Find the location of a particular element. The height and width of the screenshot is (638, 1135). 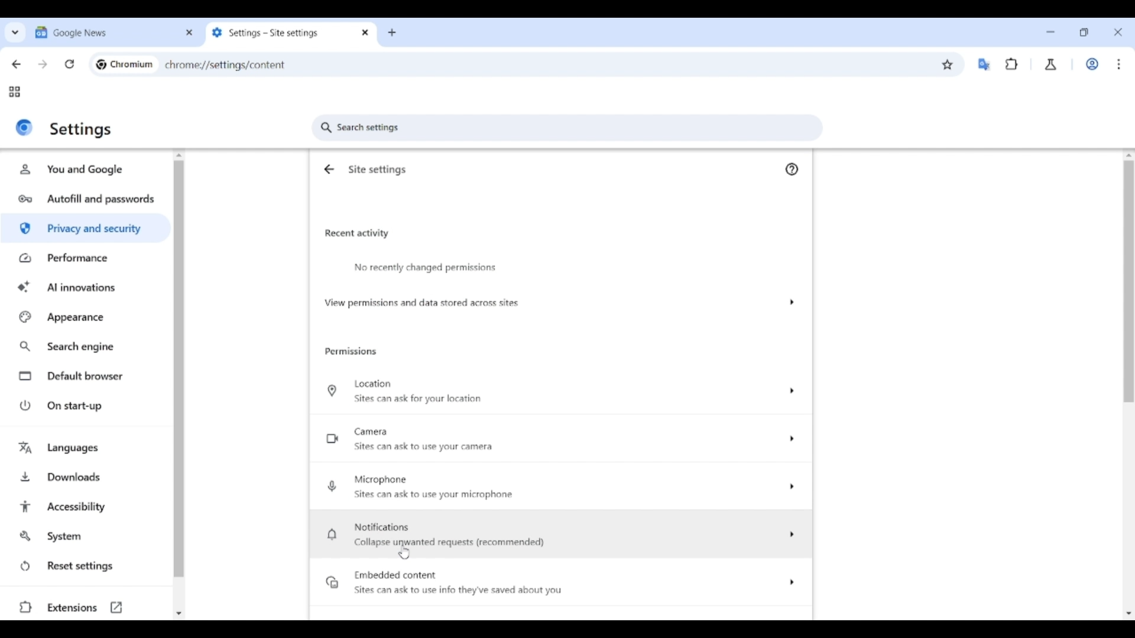

Notification options is located at coordinates (561, 535).